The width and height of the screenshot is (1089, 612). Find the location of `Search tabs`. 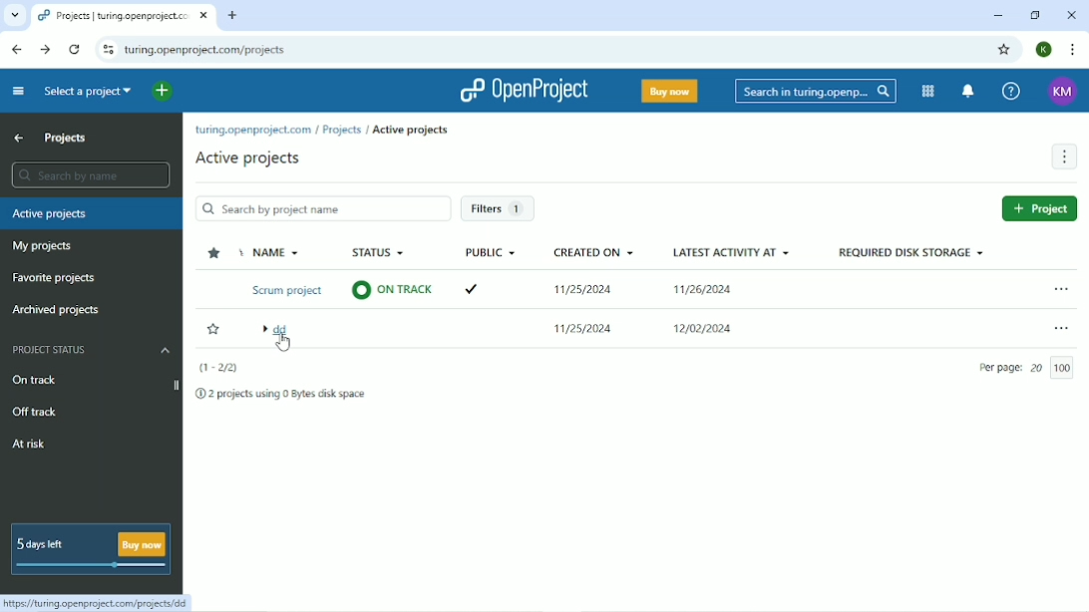

Search tabs is located at coordinates (12, 14).